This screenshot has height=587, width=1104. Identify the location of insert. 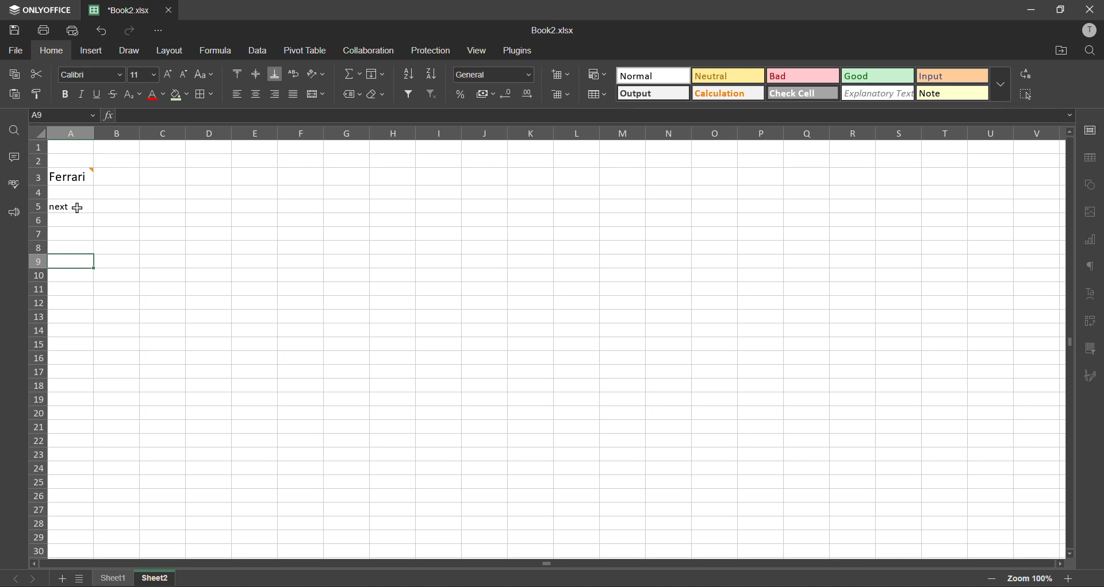
(89, 50).